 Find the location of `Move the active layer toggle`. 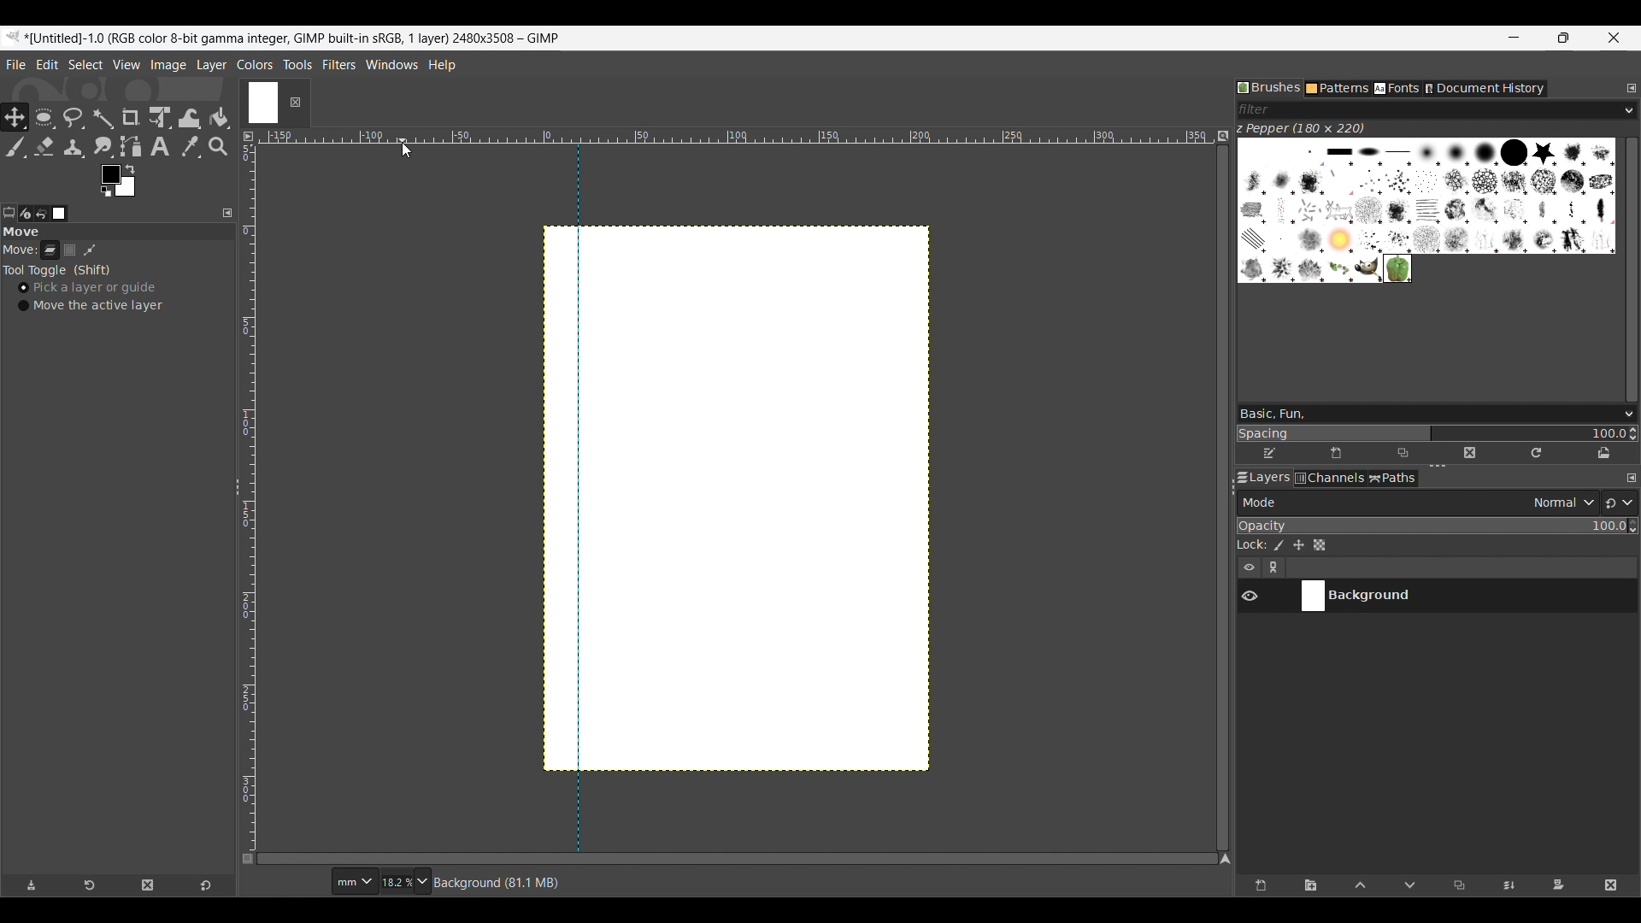

Move the active layer toggle is located at coordinates (91, 306).